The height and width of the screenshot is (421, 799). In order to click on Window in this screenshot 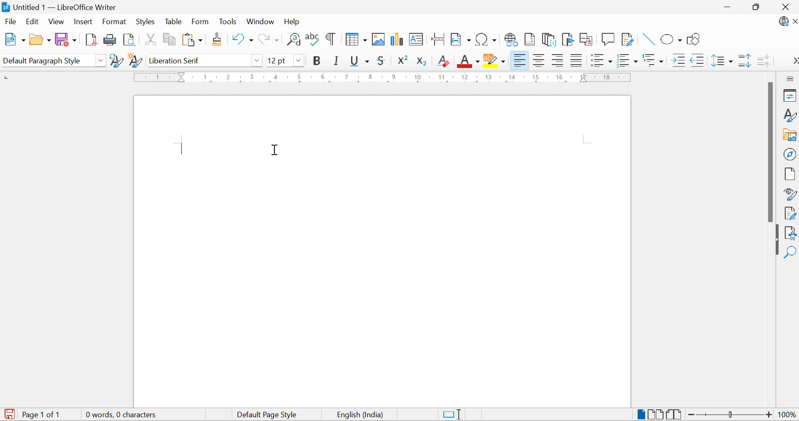, I will do `click(260, 22)`.